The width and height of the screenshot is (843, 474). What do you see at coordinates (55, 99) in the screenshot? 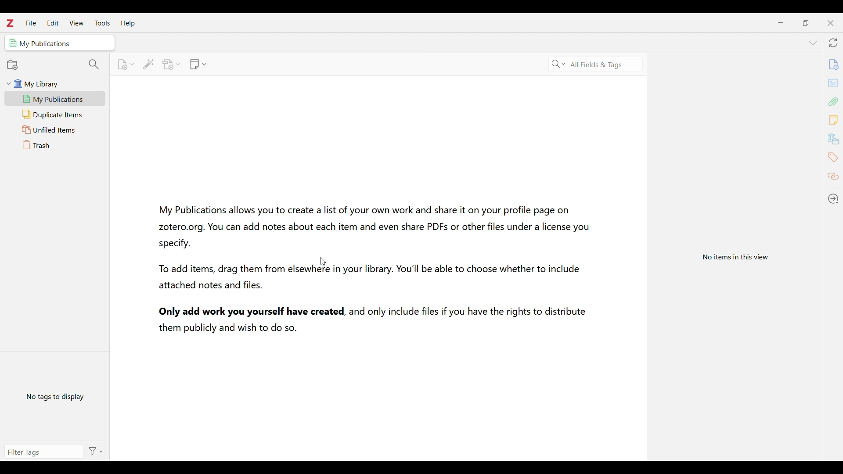
I see `My publications` at bounding box center [55, 99].